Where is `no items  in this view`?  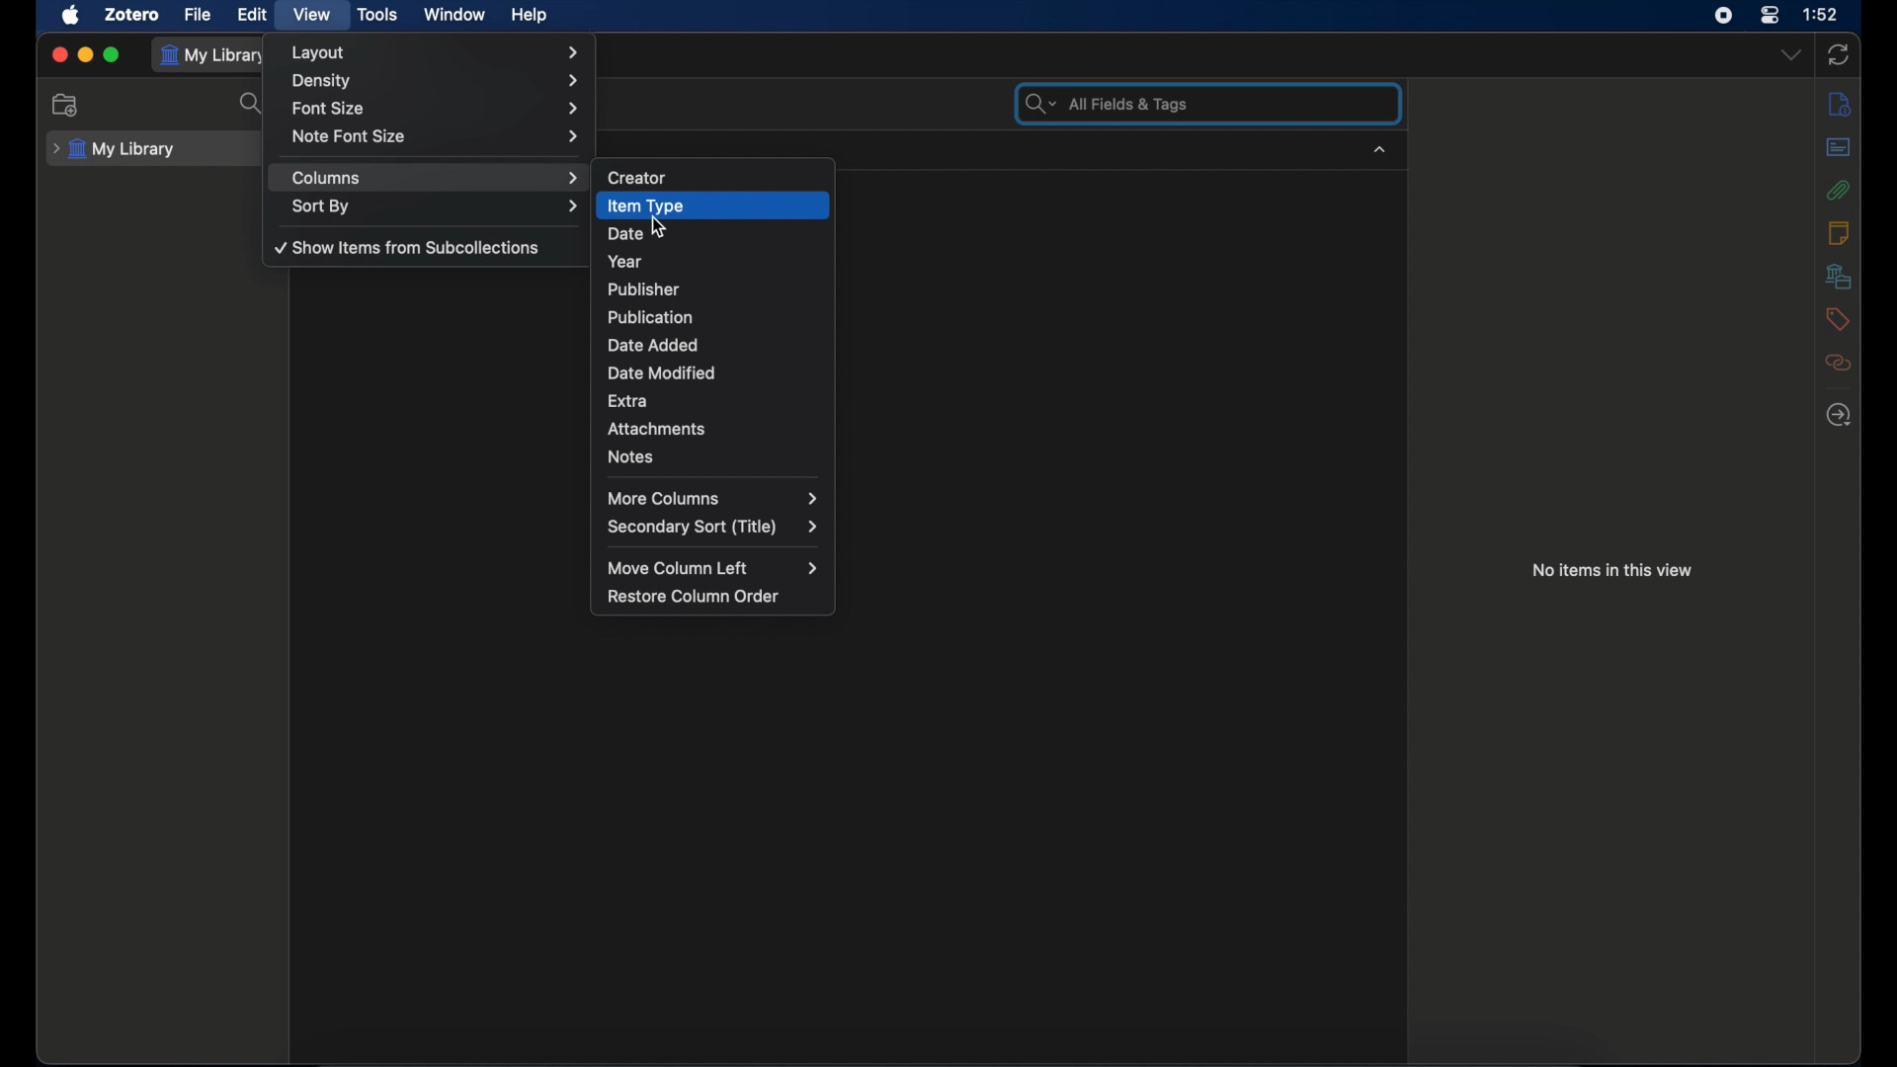
no items  in this view is located at coordinates (1613, 569).